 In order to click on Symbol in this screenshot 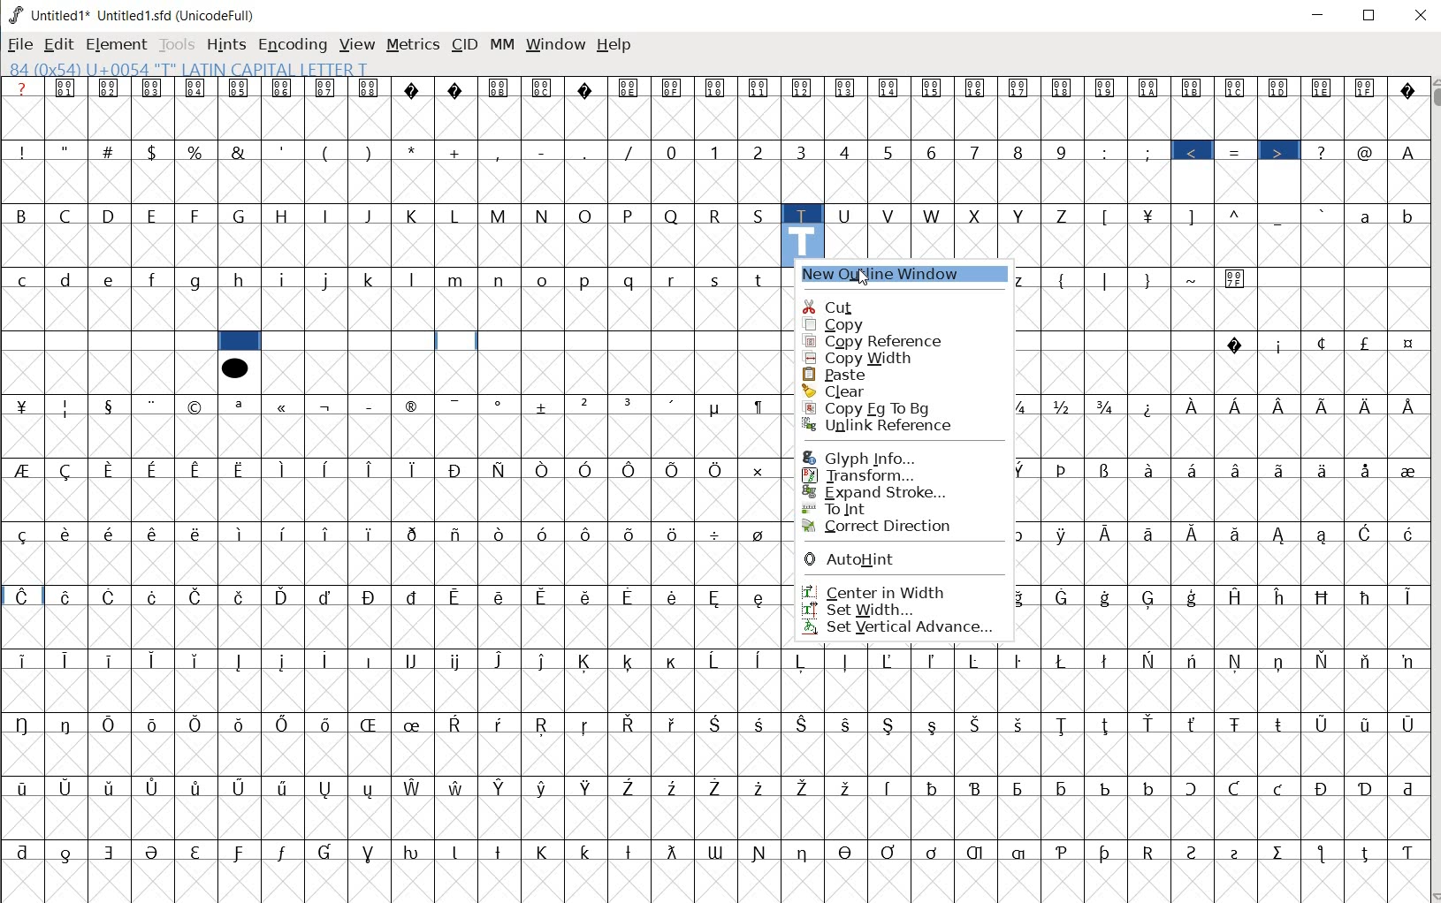, I will do `click(155, 532)`.